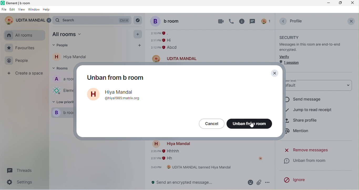 This screenshot has width=359, height=190. What do you see at coordinates (64, 79) in the screenshot?
I see `a room` at bounding box center [64, 79].